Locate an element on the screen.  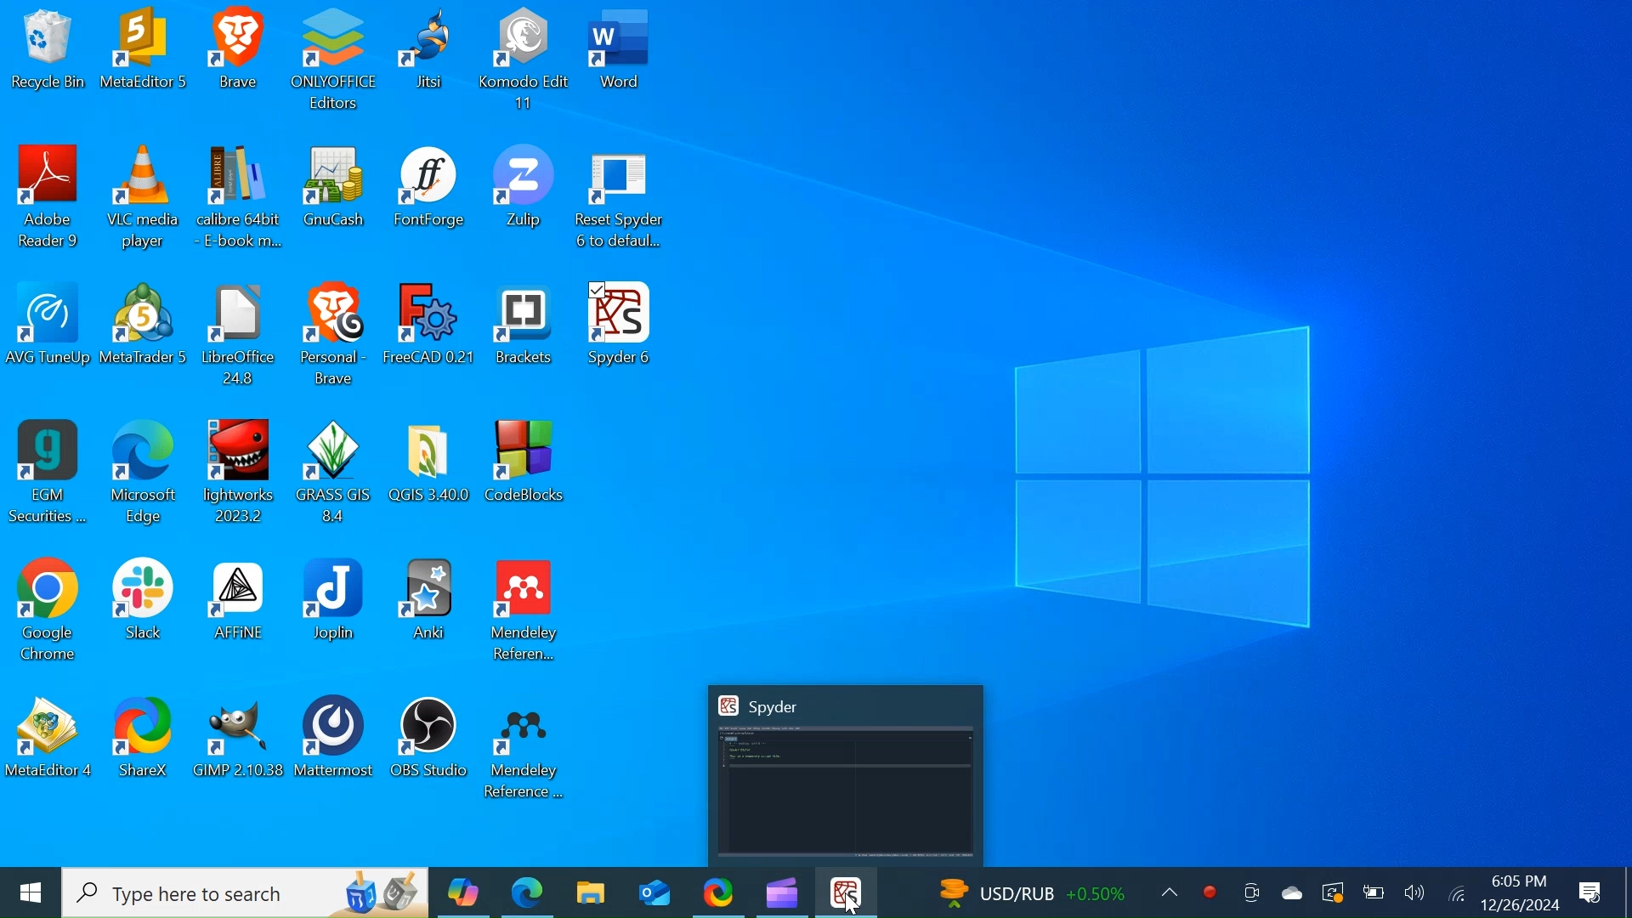
Sharex Desktop Icon is located at coordinates (718, 891).